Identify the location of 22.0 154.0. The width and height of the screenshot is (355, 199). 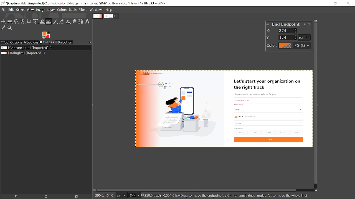
(106, 195).